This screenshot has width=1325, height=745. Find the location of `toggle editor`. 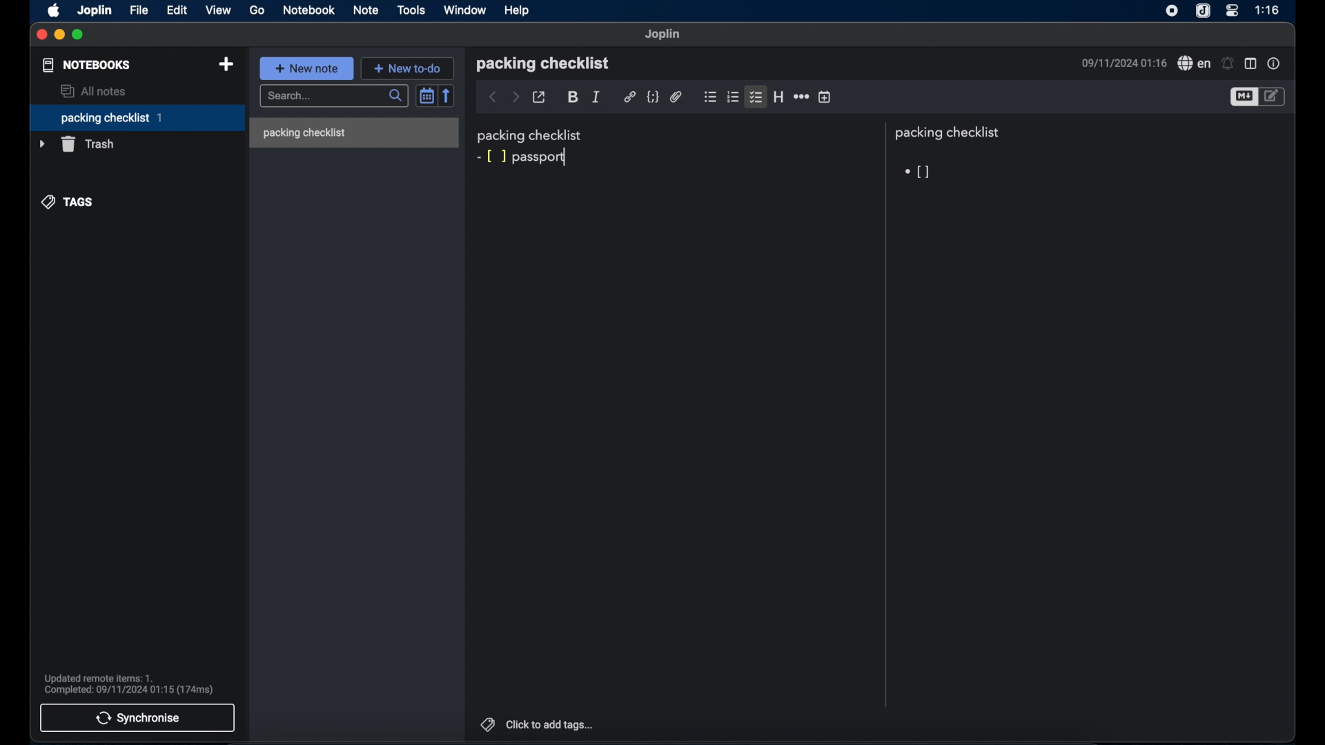

toggle editor is located at coordinates (1243, 97).